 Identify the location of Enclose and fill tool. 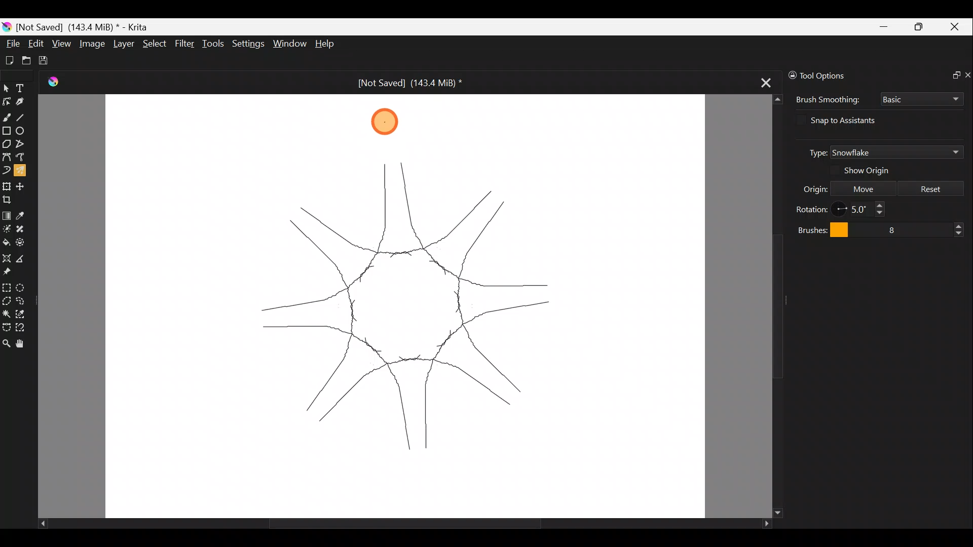
(22, 243).